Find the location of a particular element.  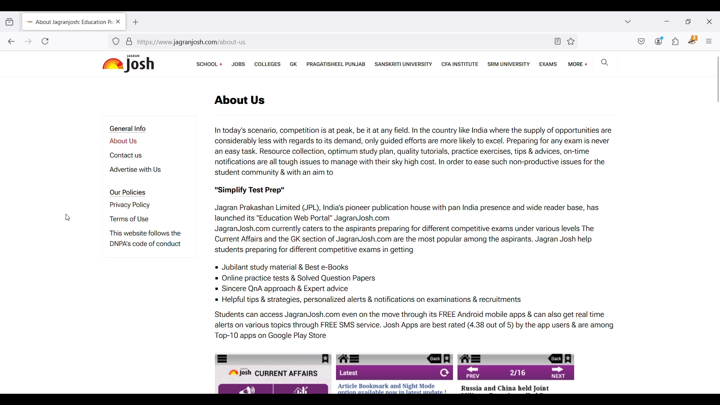

Cursor position unchanged is located at coordinates (68, 217).